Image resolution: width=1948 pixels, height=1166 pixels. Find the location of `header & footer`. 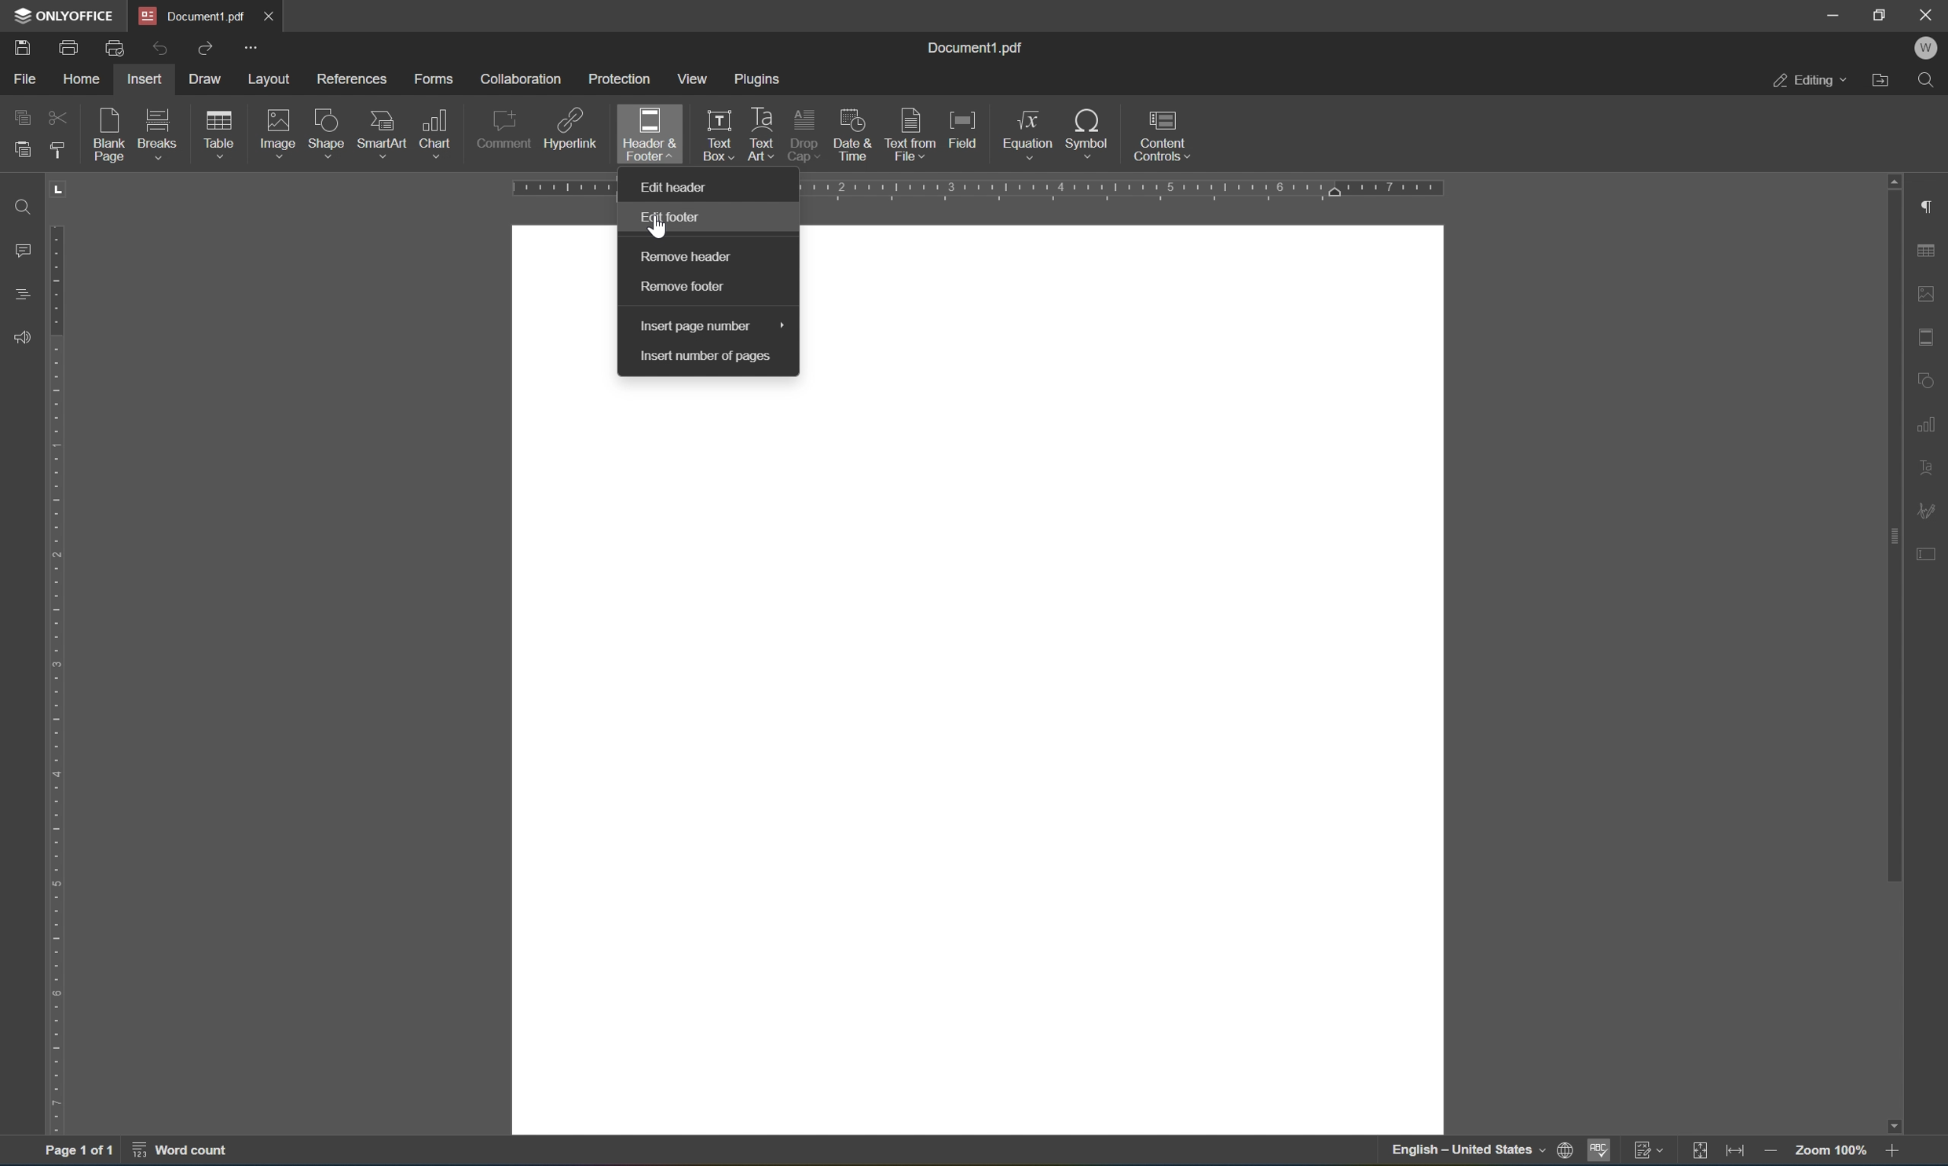

header & footer is located at coordinates (639, 136).